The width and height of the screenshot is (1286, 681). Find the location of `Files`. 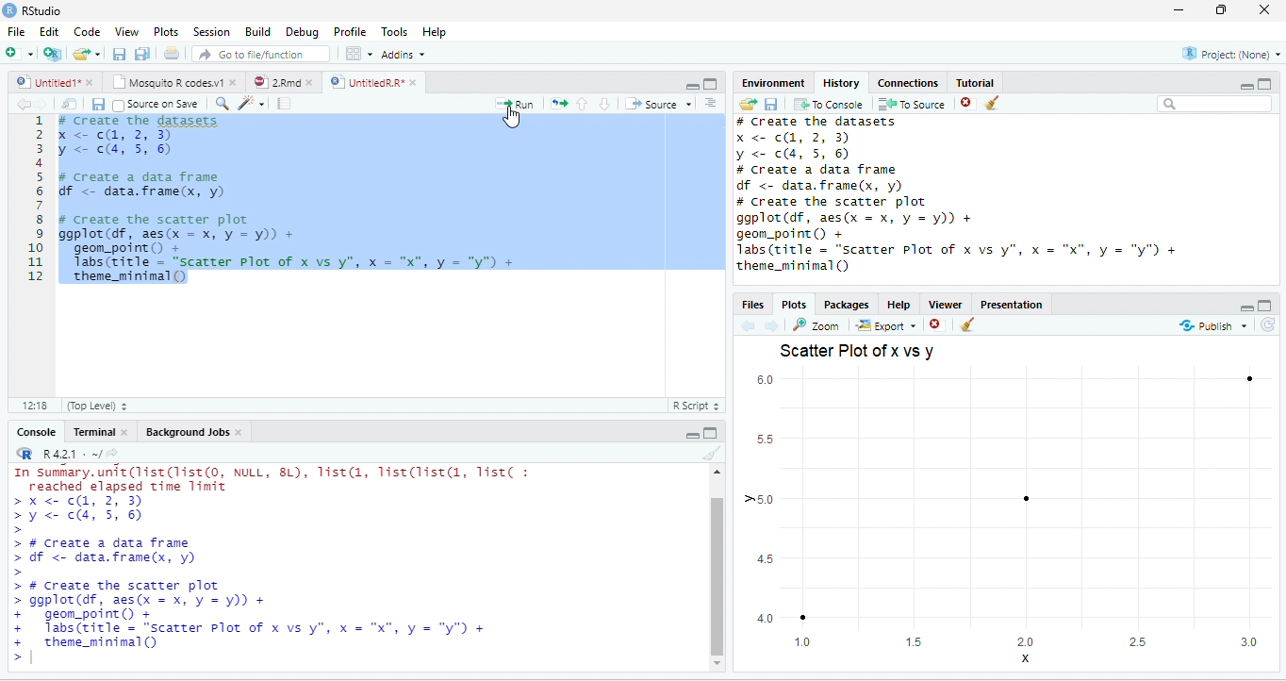

Files is located at coordinates (752, 304).